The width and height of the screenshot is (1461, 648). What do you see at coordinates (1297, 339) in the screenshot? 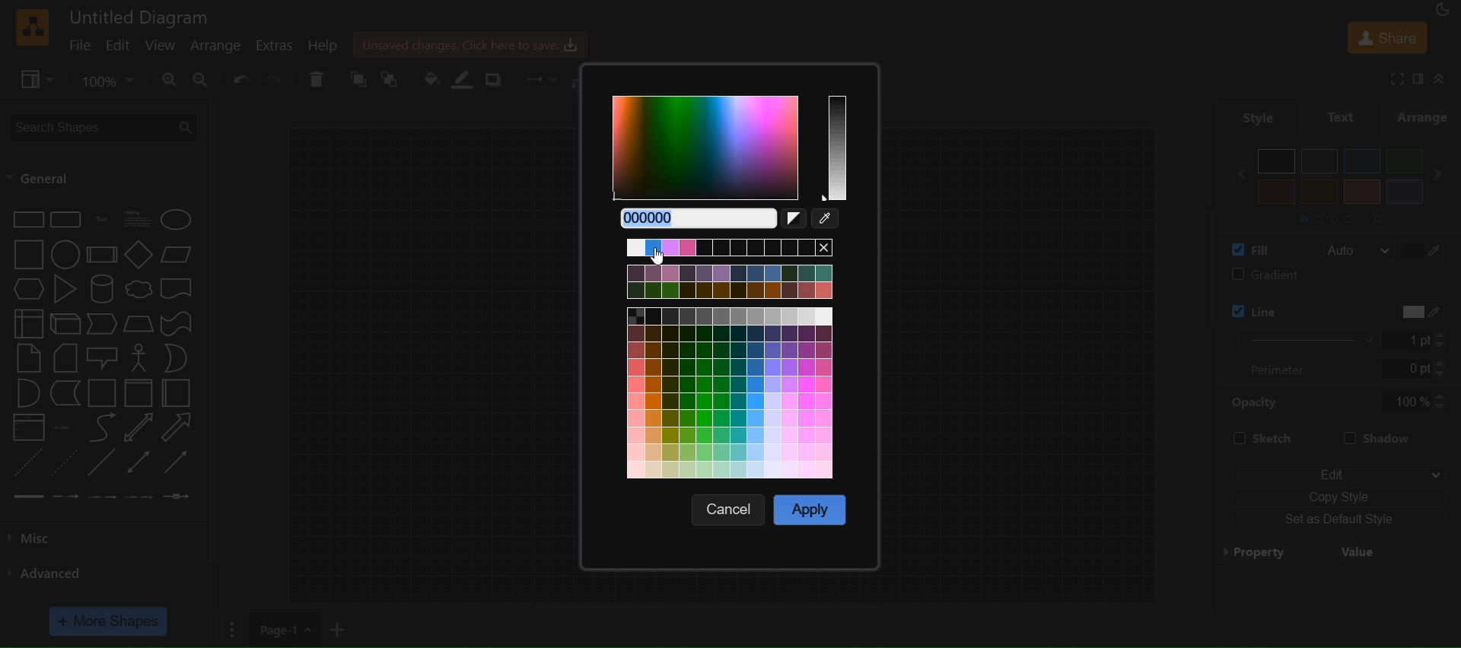
I see `line thickness` at bounding box center [1297, 339].